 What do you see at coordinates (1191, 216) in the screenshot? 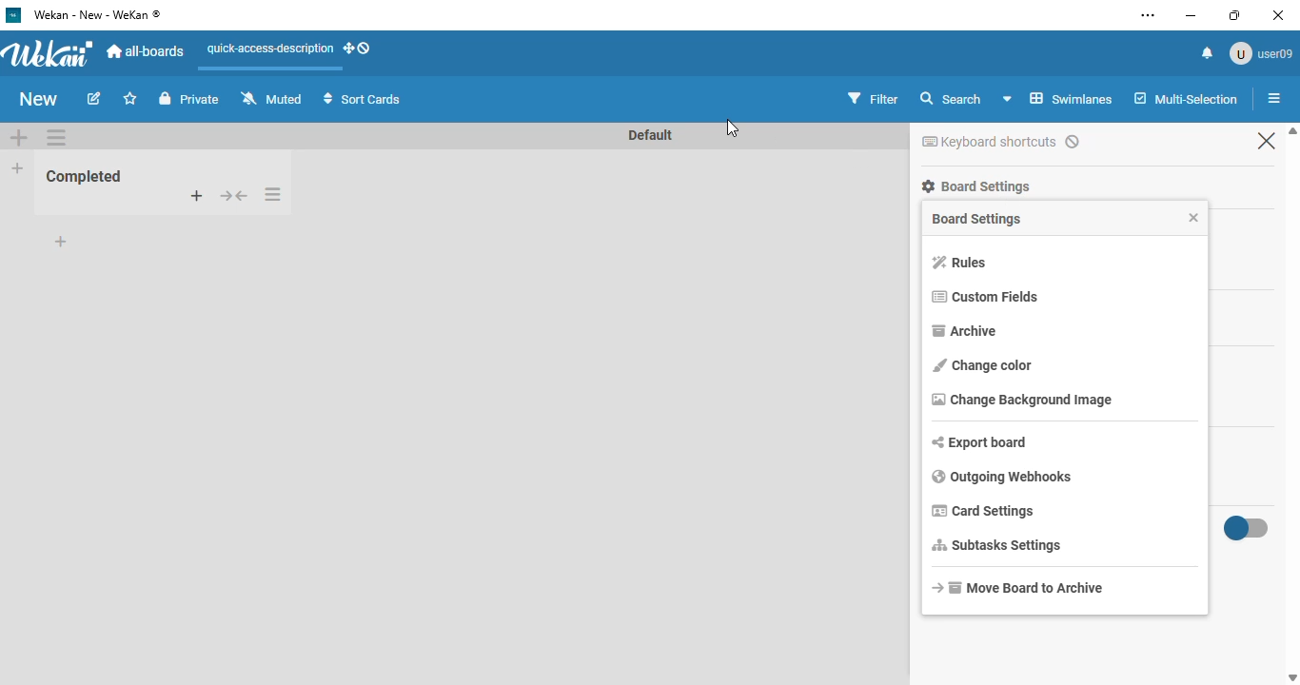
I see `close` at bounding box center [1191, 216].